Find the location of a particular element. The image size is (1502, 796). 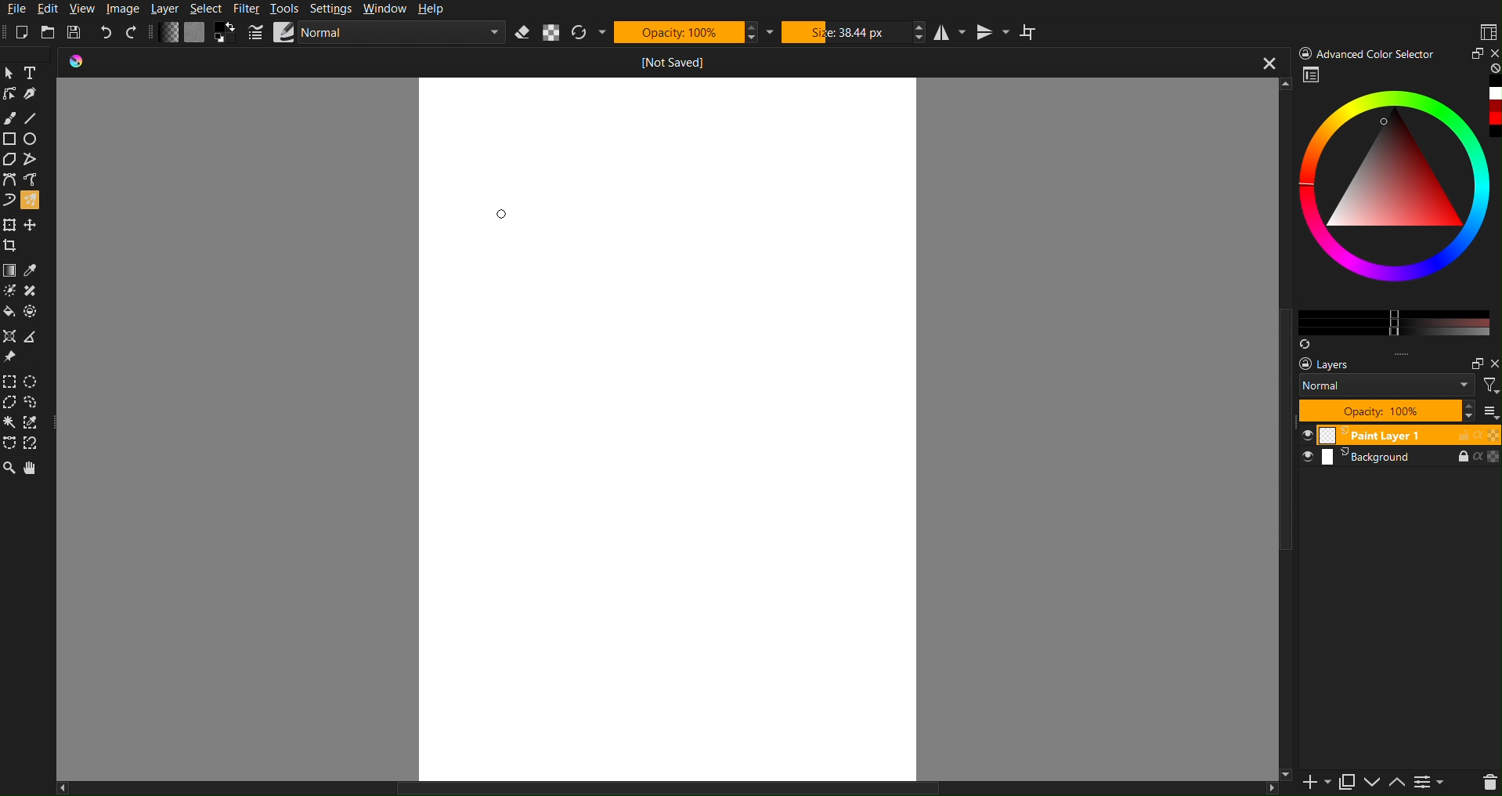

more is located at coordinates (1492, 412).